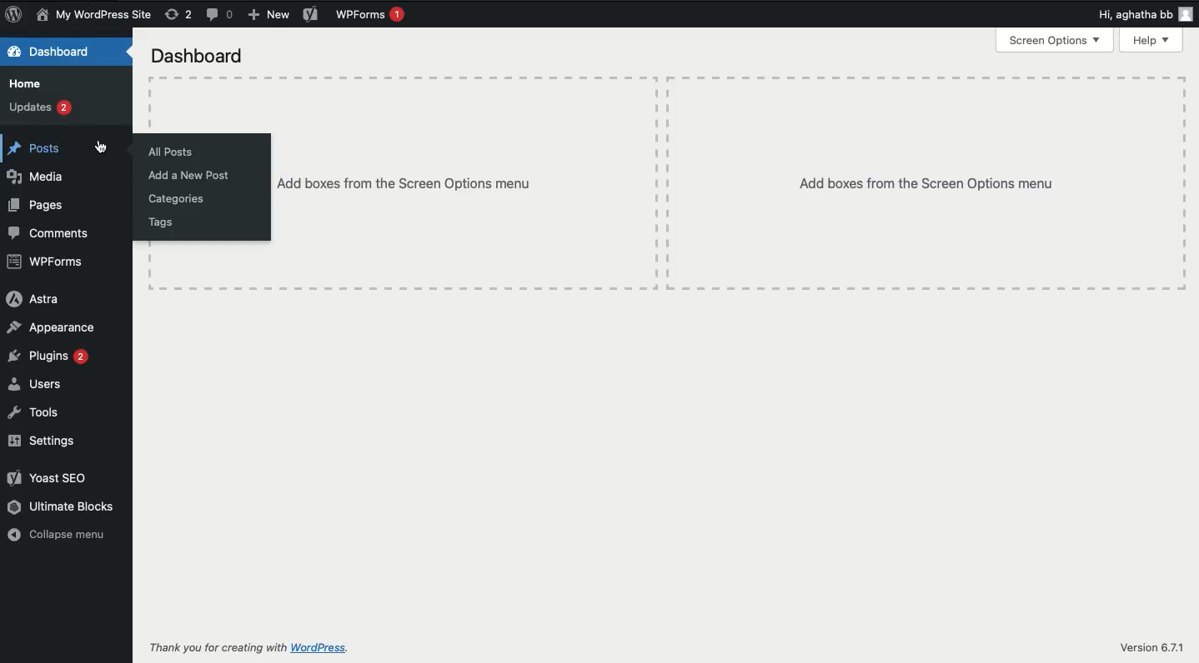  I want to click on Plugins, so click(49, 356).